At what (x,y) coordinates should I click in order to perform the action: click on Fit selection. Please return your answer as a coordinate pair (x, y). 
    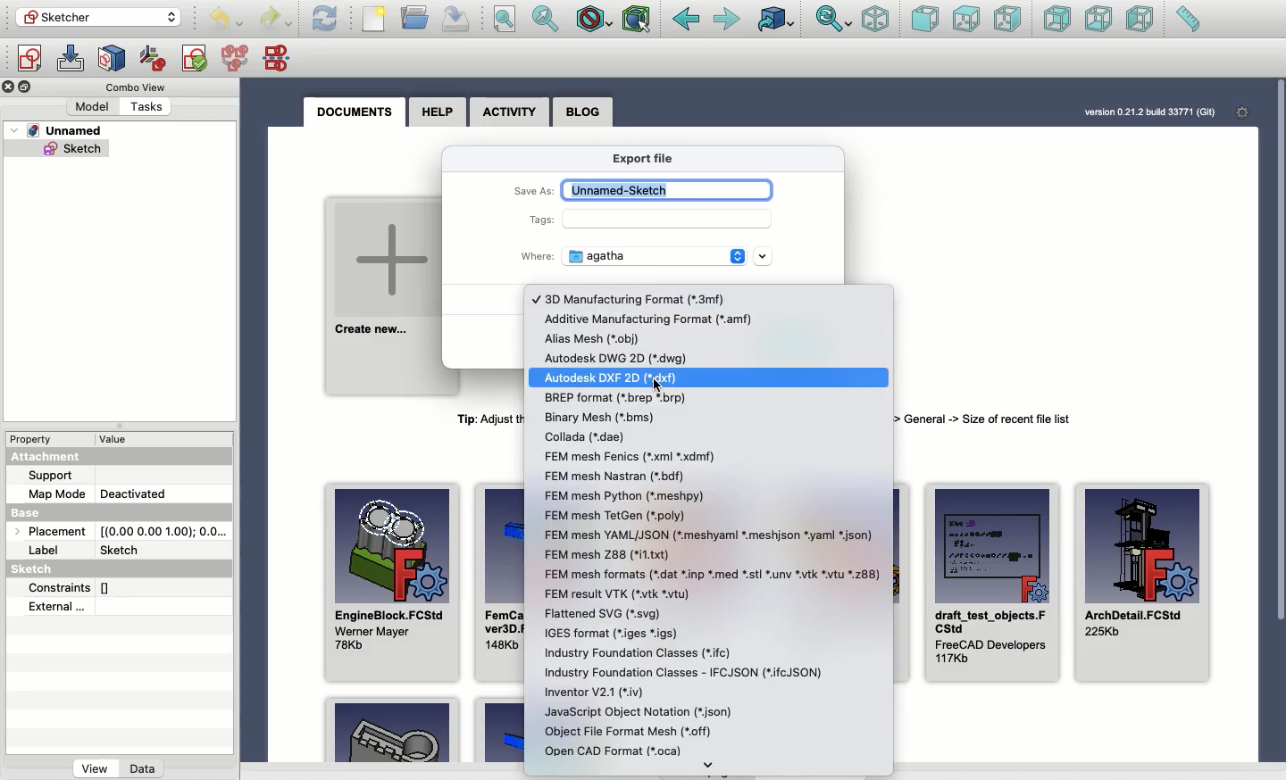
    Looking at the image, I should click on (545, 19).